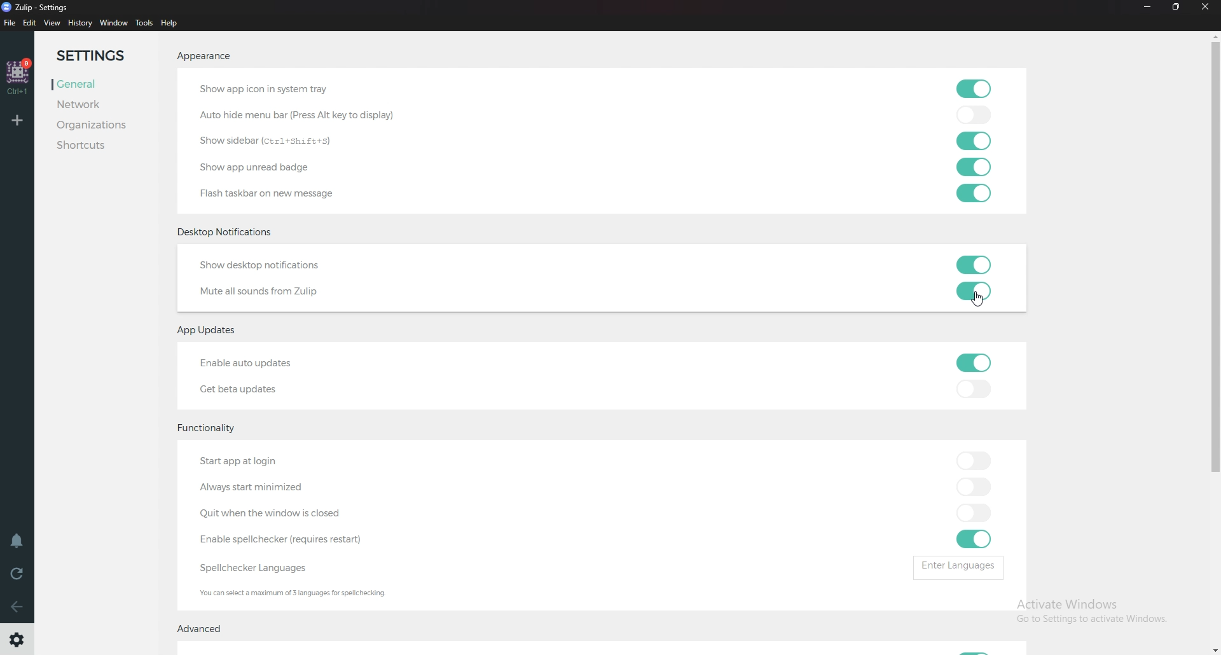 The image size is (1221, 655). I want to click on Network, so click(93, 106).